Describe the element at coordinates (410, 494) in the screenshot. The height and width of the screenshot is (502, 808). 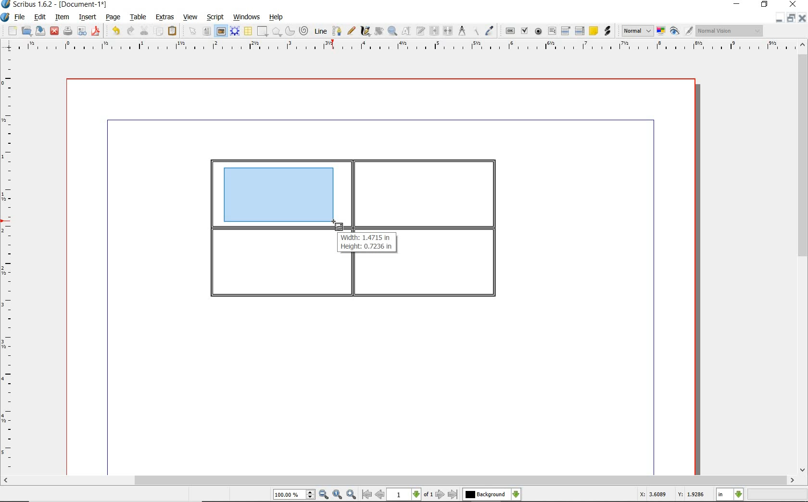
I see `select current page level` at that location.